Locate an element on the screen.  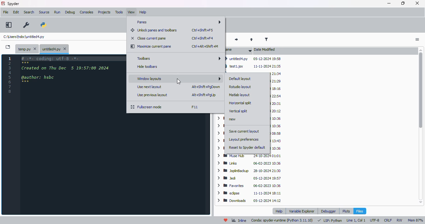
default layout is located at coordinates (240, 79).